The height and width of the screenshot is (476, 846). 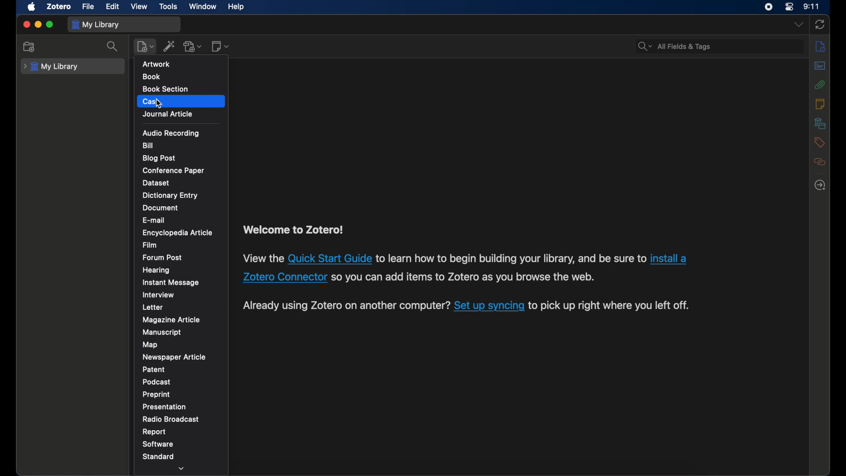 I want to click on window, so click(x=203, y=7).